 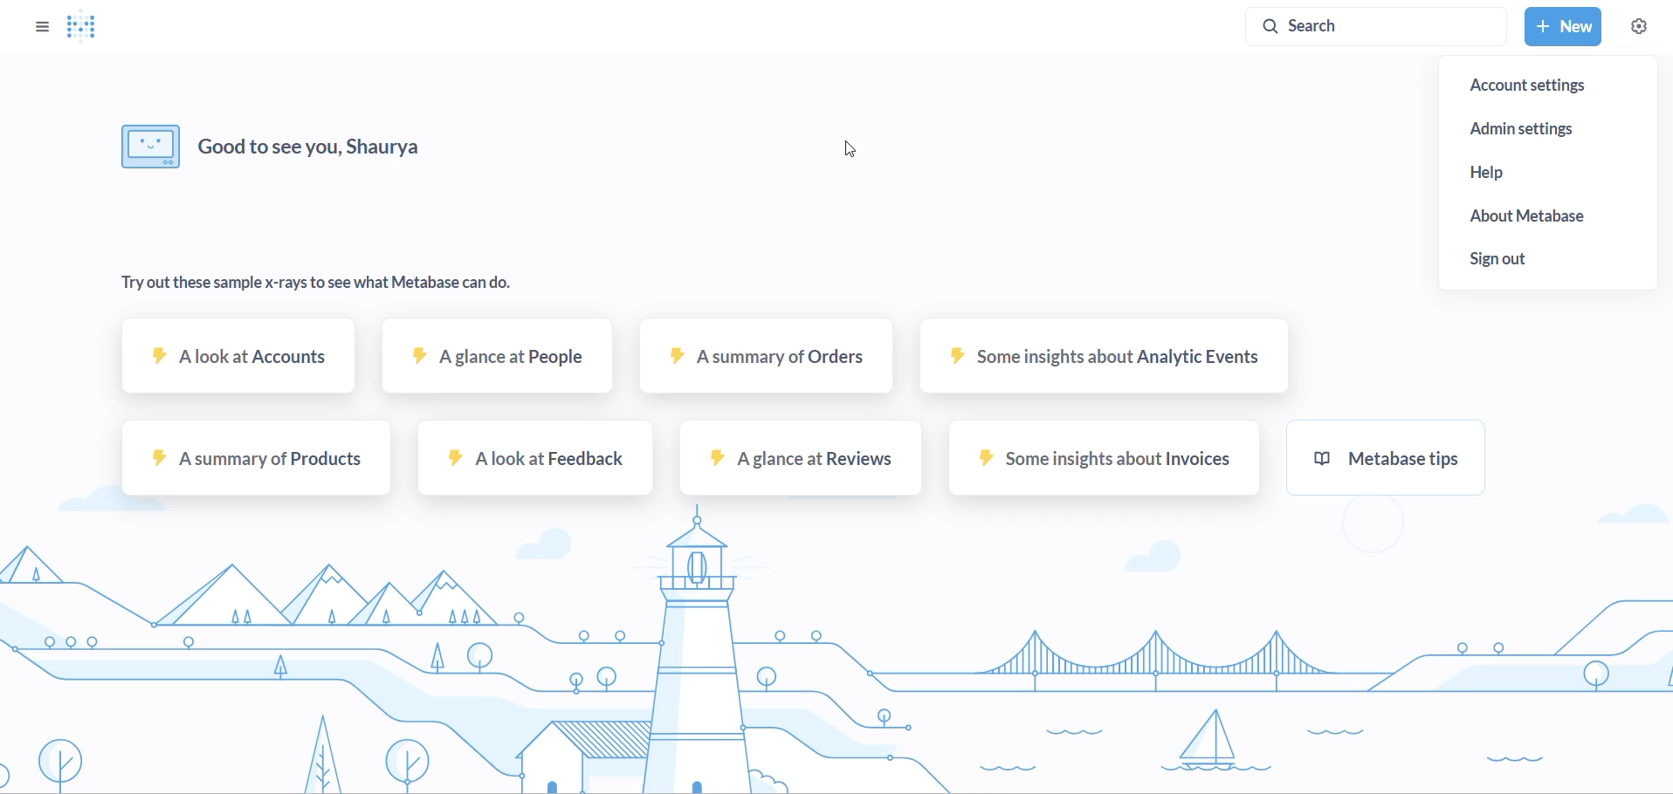 What do you see at coordinates (1562, 27) in the screenshot?
I see `NEW` at bounding box center [1562, 27].